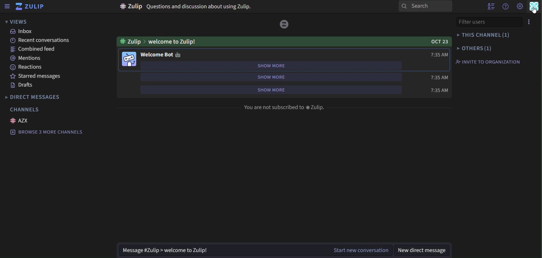  I want to click on browse 3 more channels, so click(53, 132).